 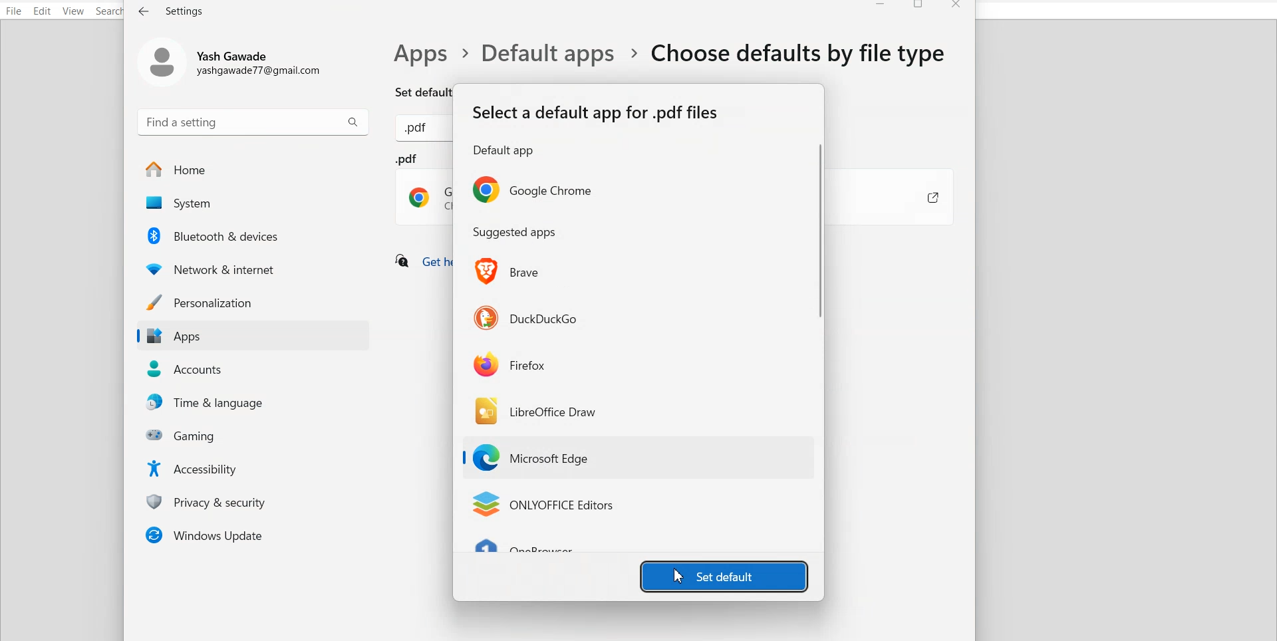 I want to click on Set default, so click(x=724, y=575).